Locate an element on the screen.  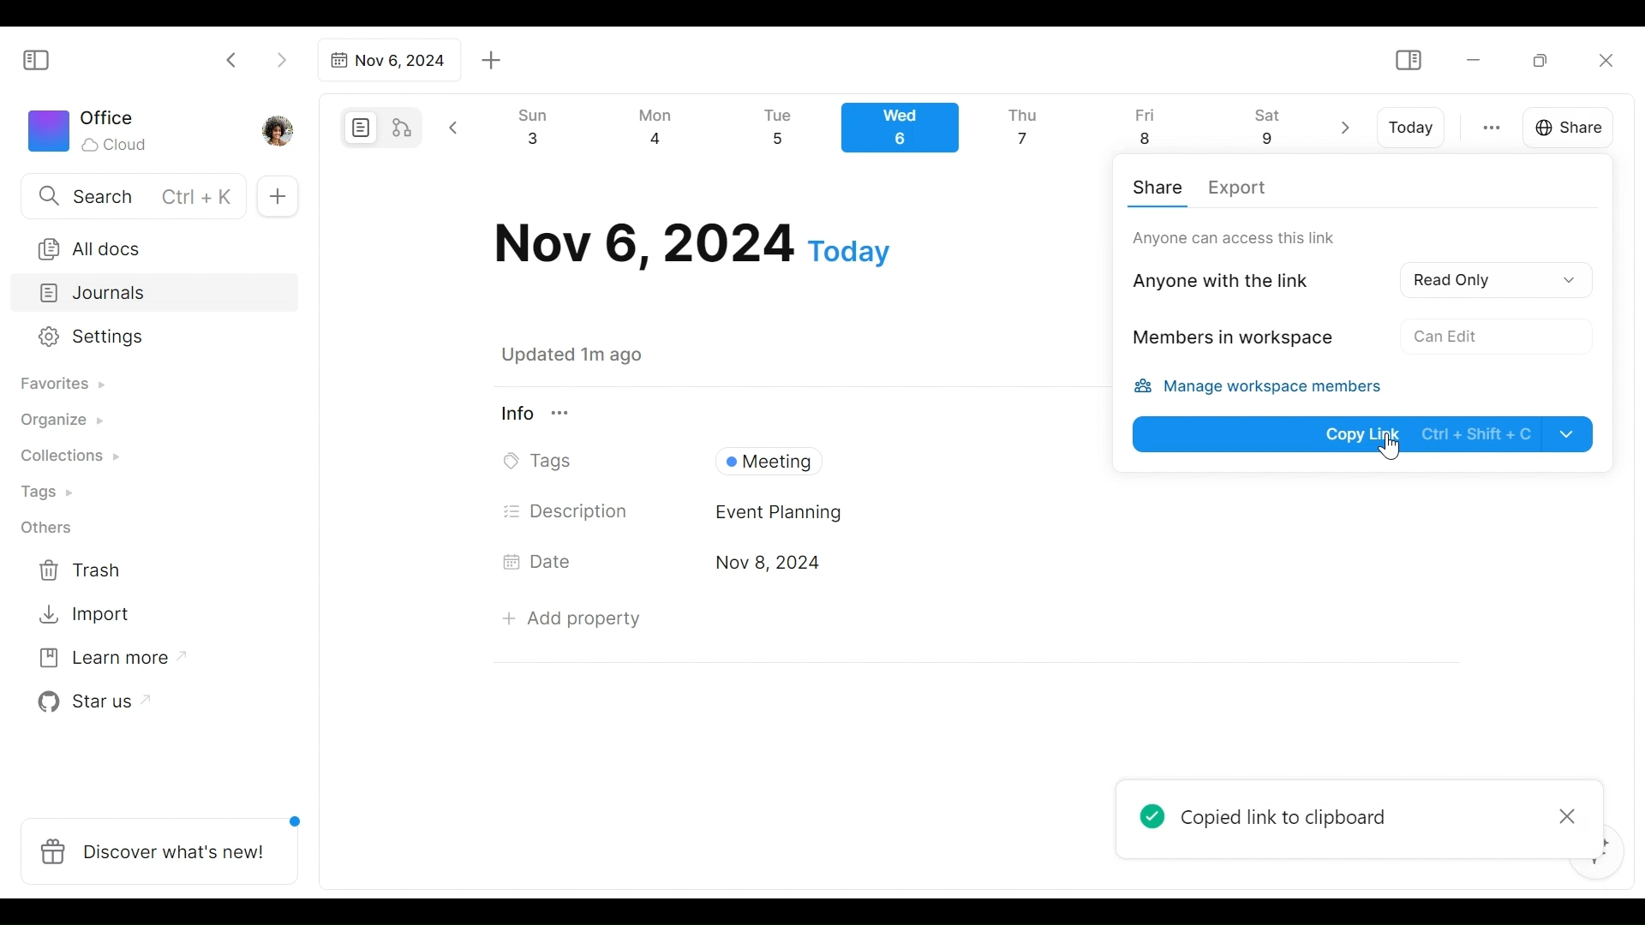
Add new  is located at coordinates (276, 197).